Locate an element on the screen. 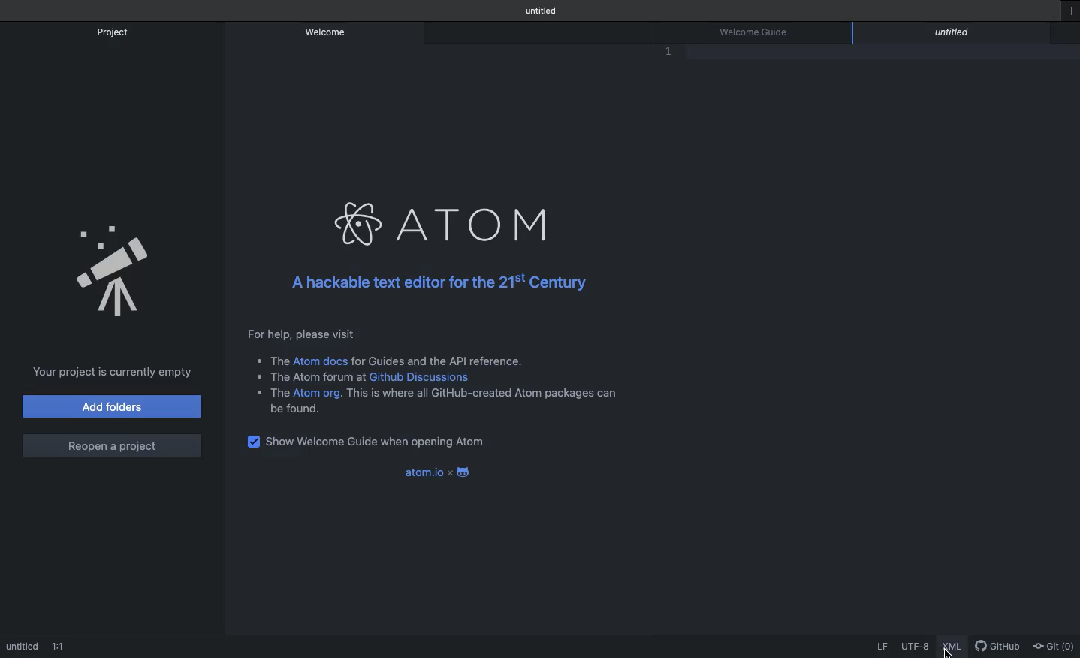 This screenshot has height=658, width=1080. Github Discussion Link is located at coordinates (430, 378).